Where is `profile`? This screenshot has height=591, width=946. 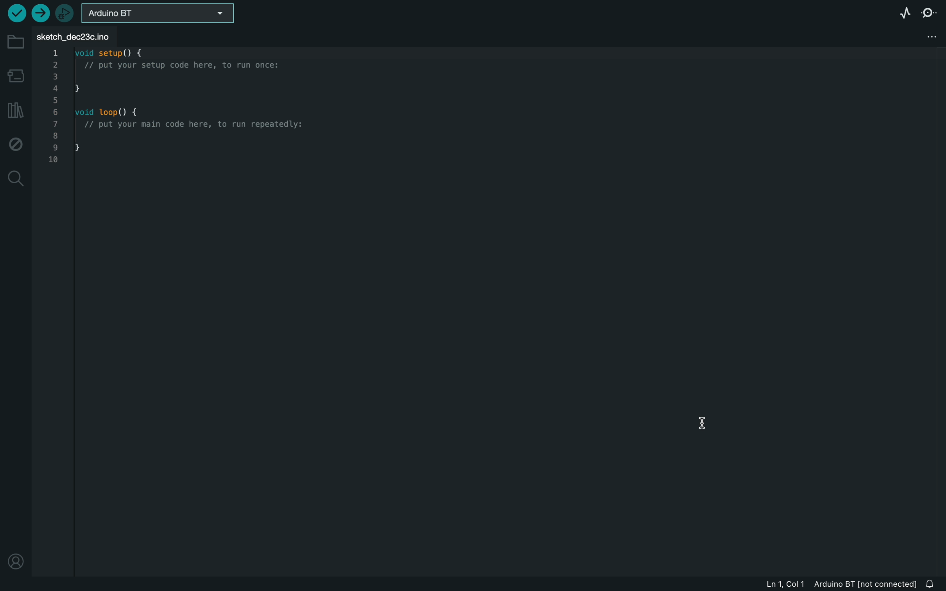
profile is located at coordinates (18, 561).